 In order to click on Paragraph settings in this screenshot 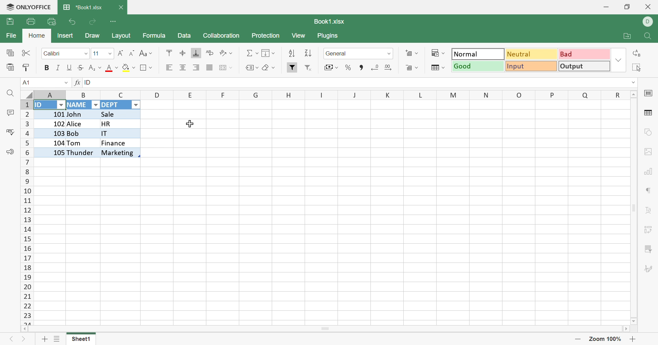, I will do `click(649, 190)`.